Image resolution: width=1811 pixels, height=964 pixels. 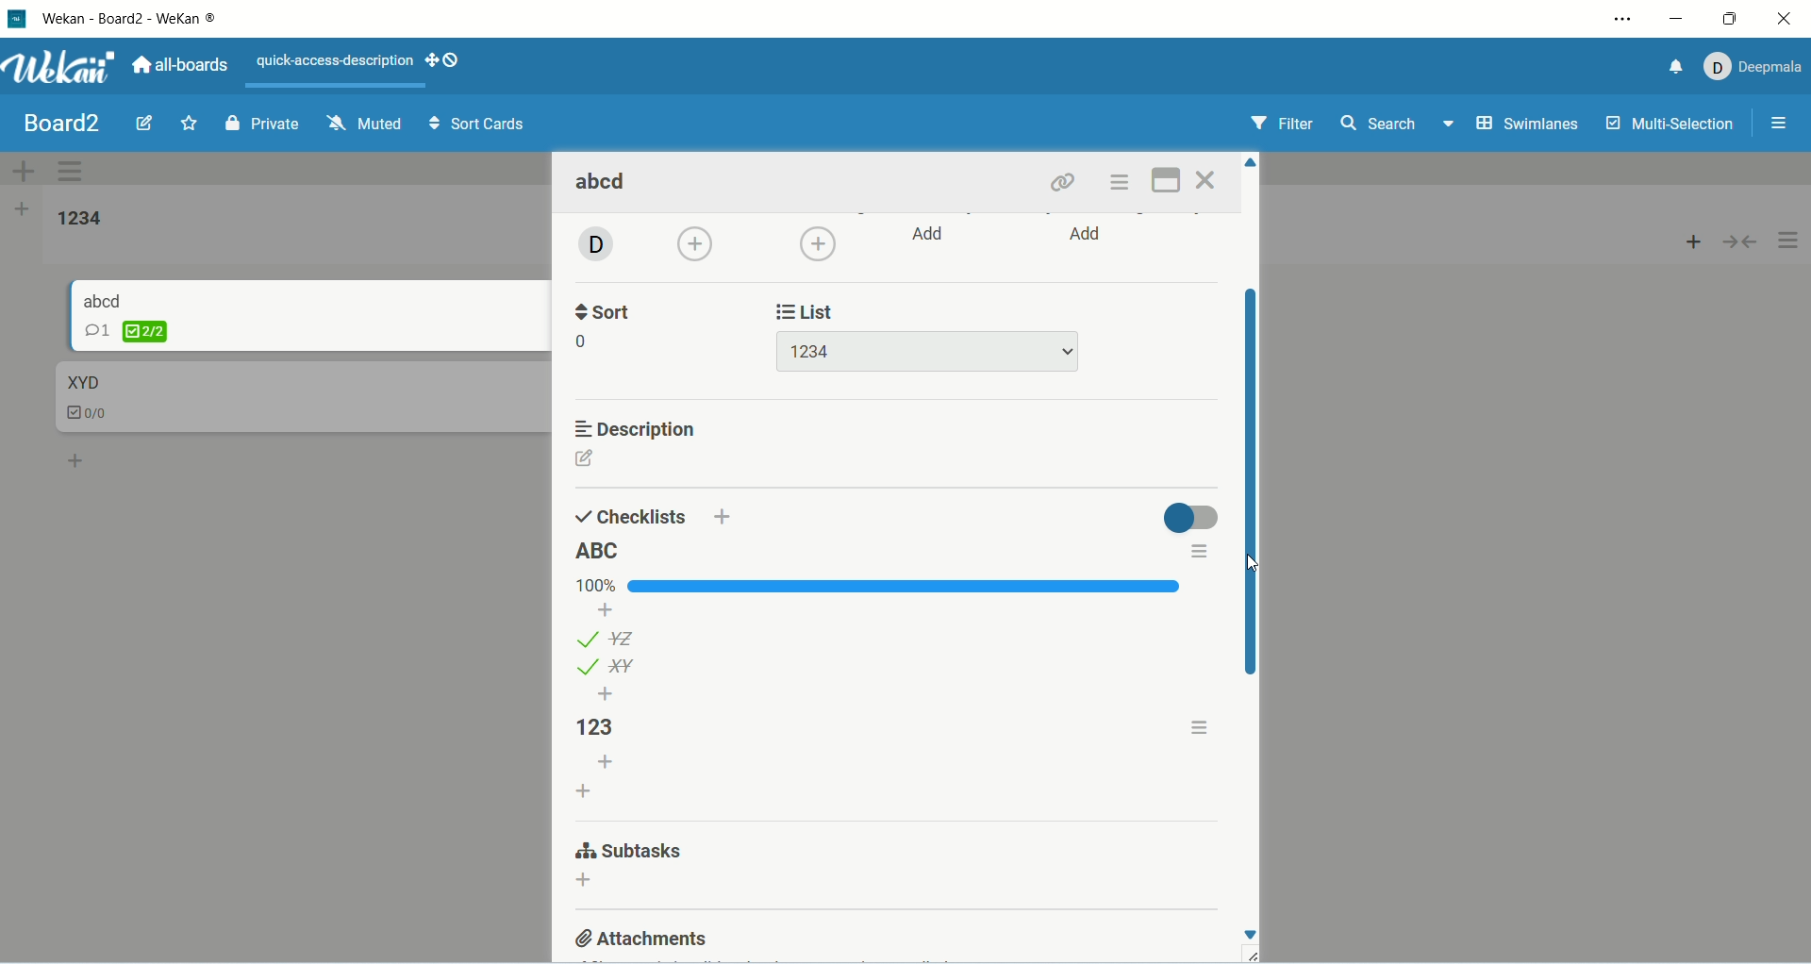 What do you see at coordinates (602, 552) in the screenshot?
I see `list title` at bounding box center [602, 552].